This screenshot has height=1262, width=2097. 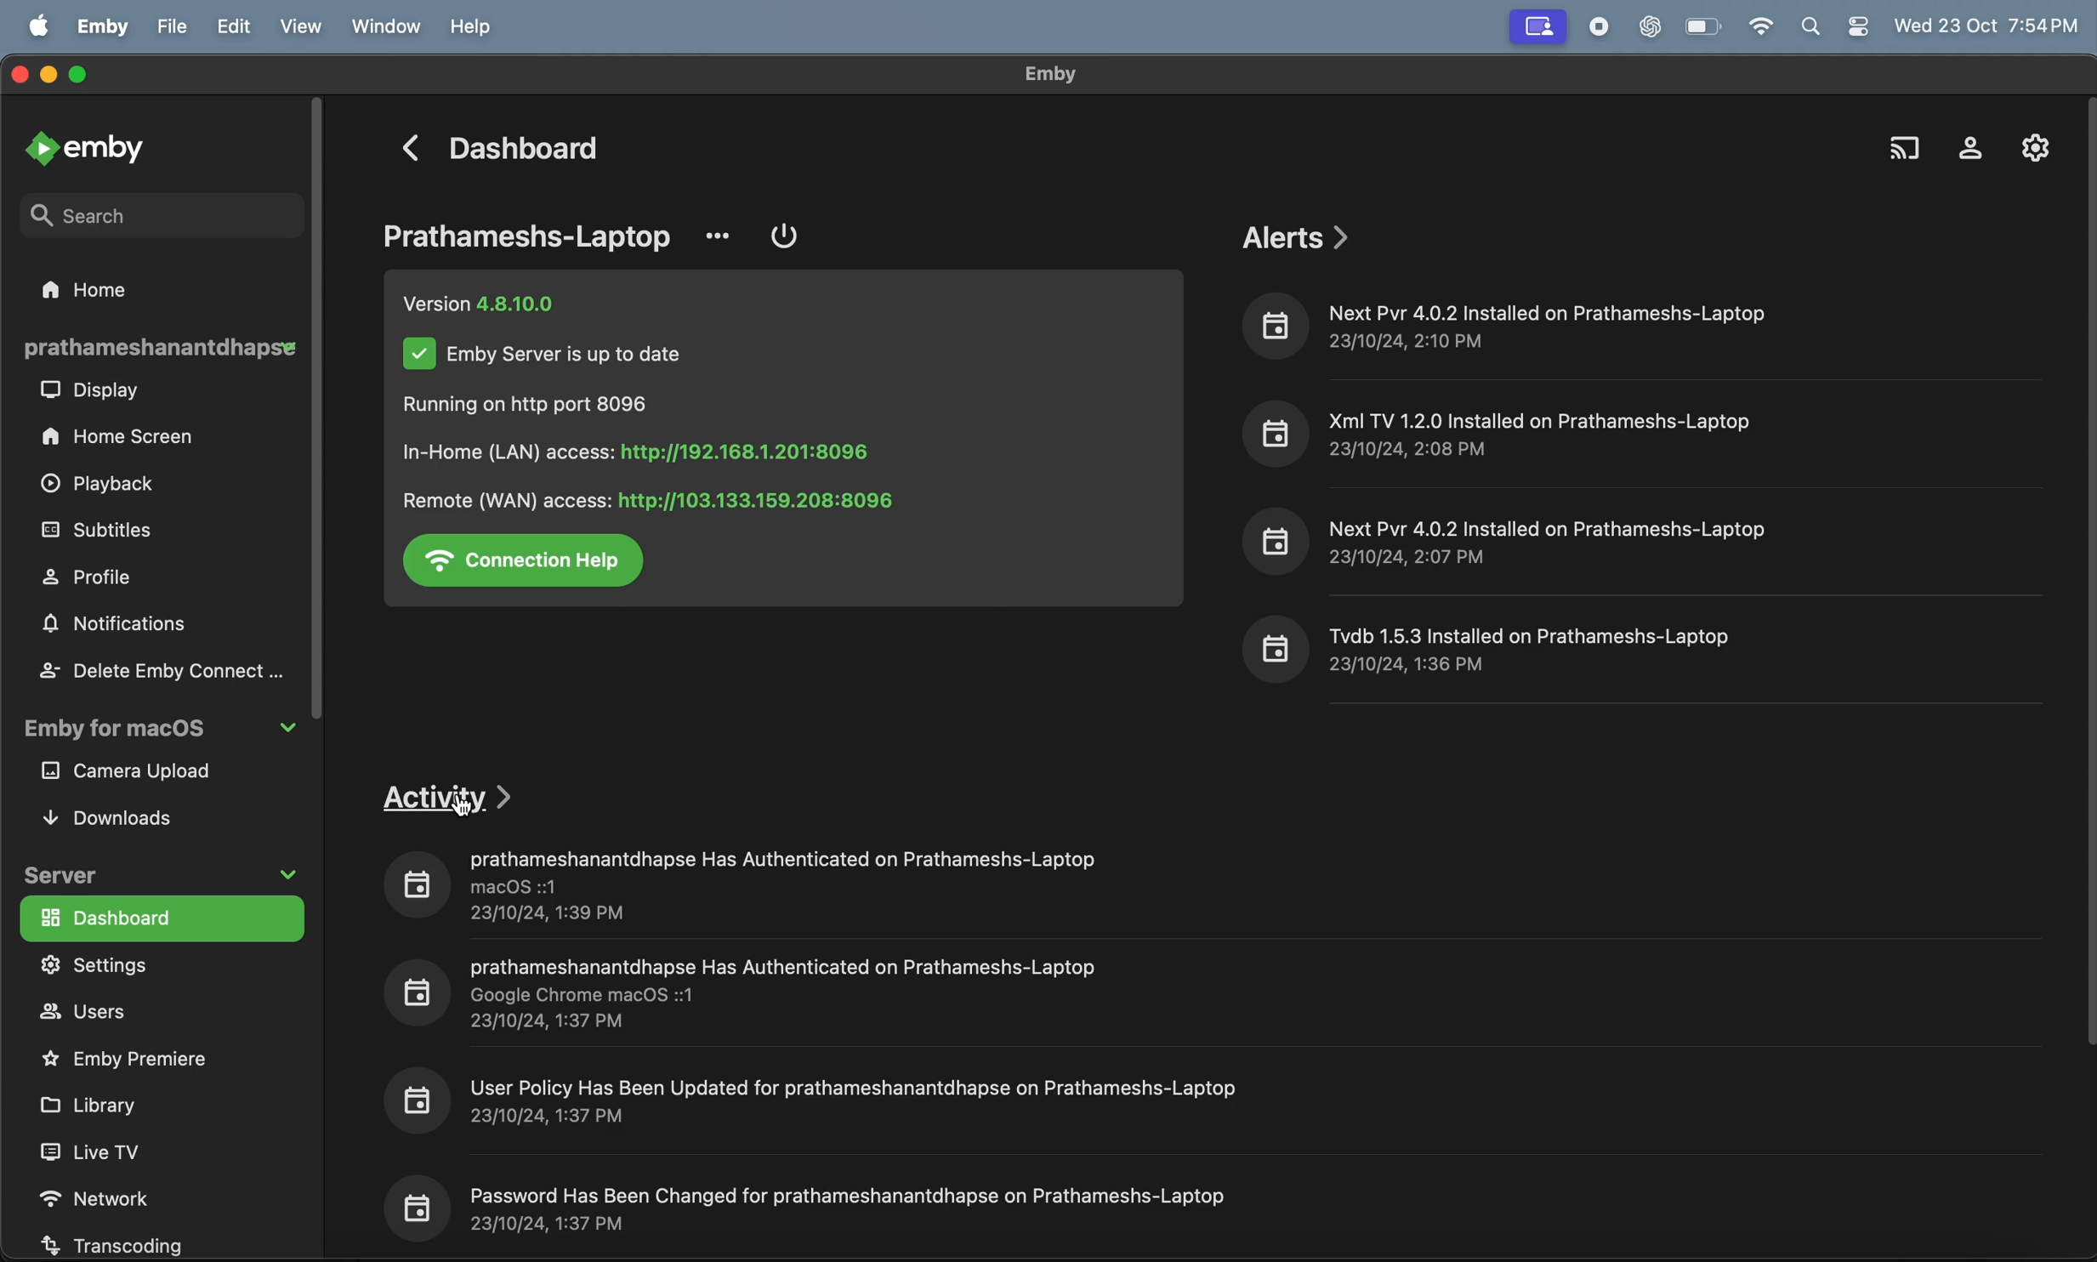 I want to click on help, so click(x=476, y=26).